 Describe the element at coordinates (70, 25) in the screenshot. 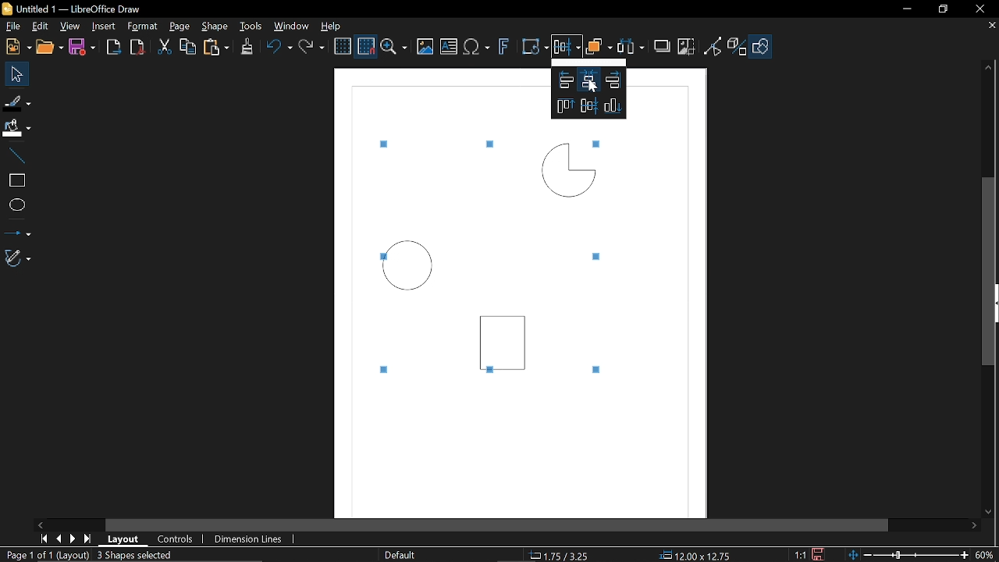

I see `View` at that location.